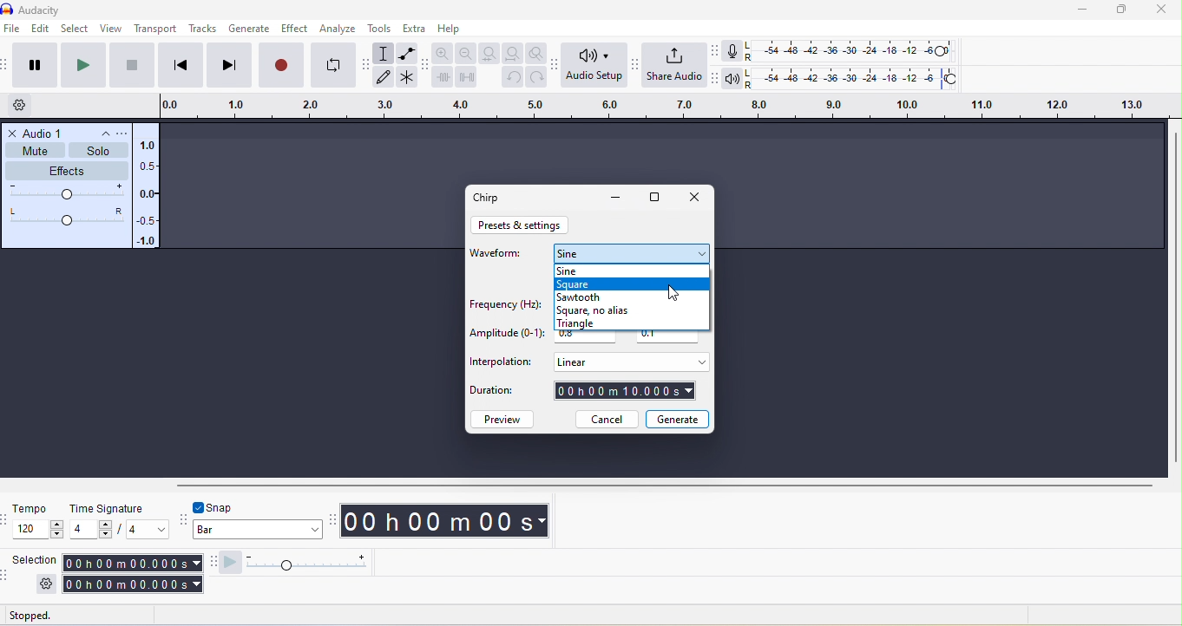  What do you see at coordinates (178, 66) in the screenshot?
I see `skip to start` at bounding box center [178, 66].